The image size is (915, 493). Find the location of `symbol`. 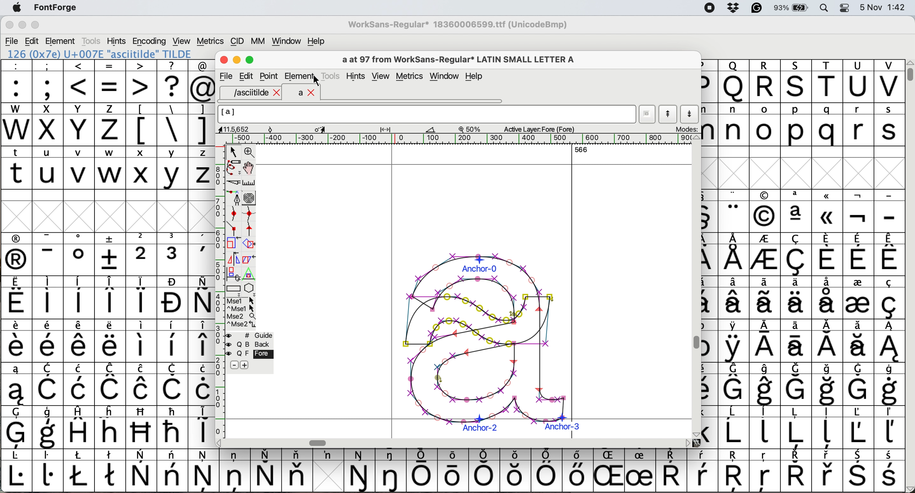

symbol is located at coordinates (671, 471).